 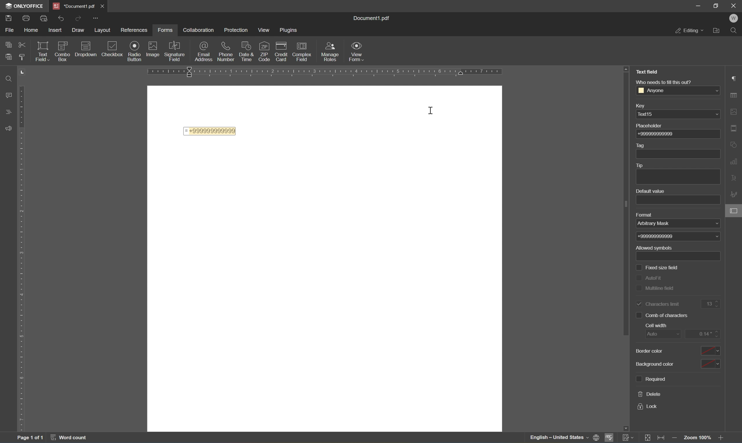 I want to click on drop down, so click(x=714, y=91).